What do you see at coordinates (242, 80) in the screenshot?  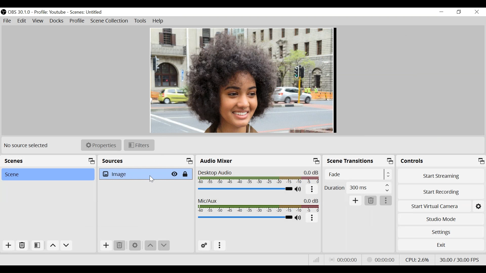 I see `Preview` at bounding box center [242, 80].